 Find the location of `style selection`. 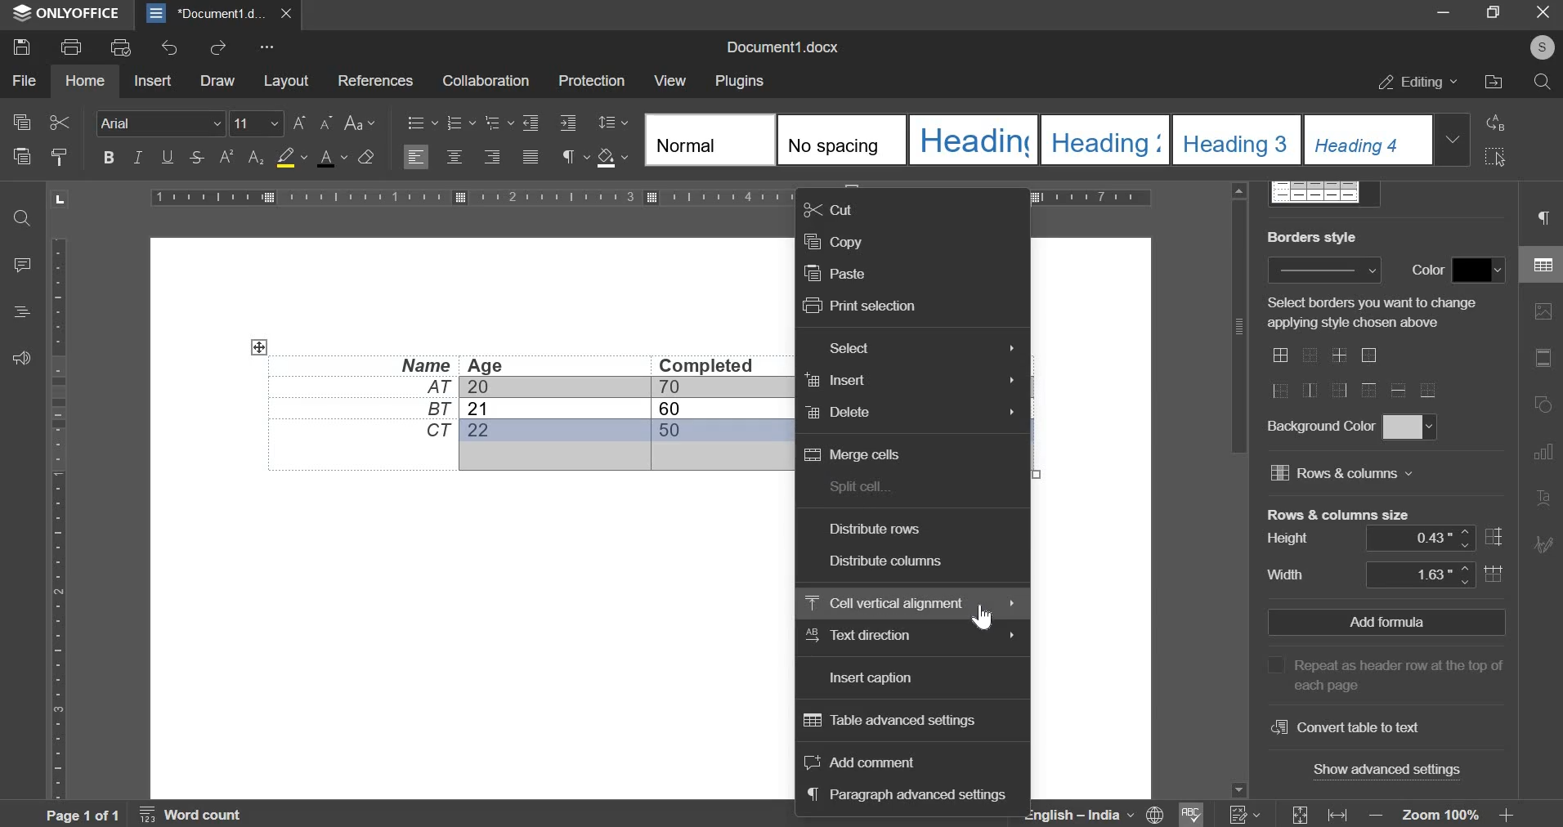

style selection is located at coordinates (1058, 140).